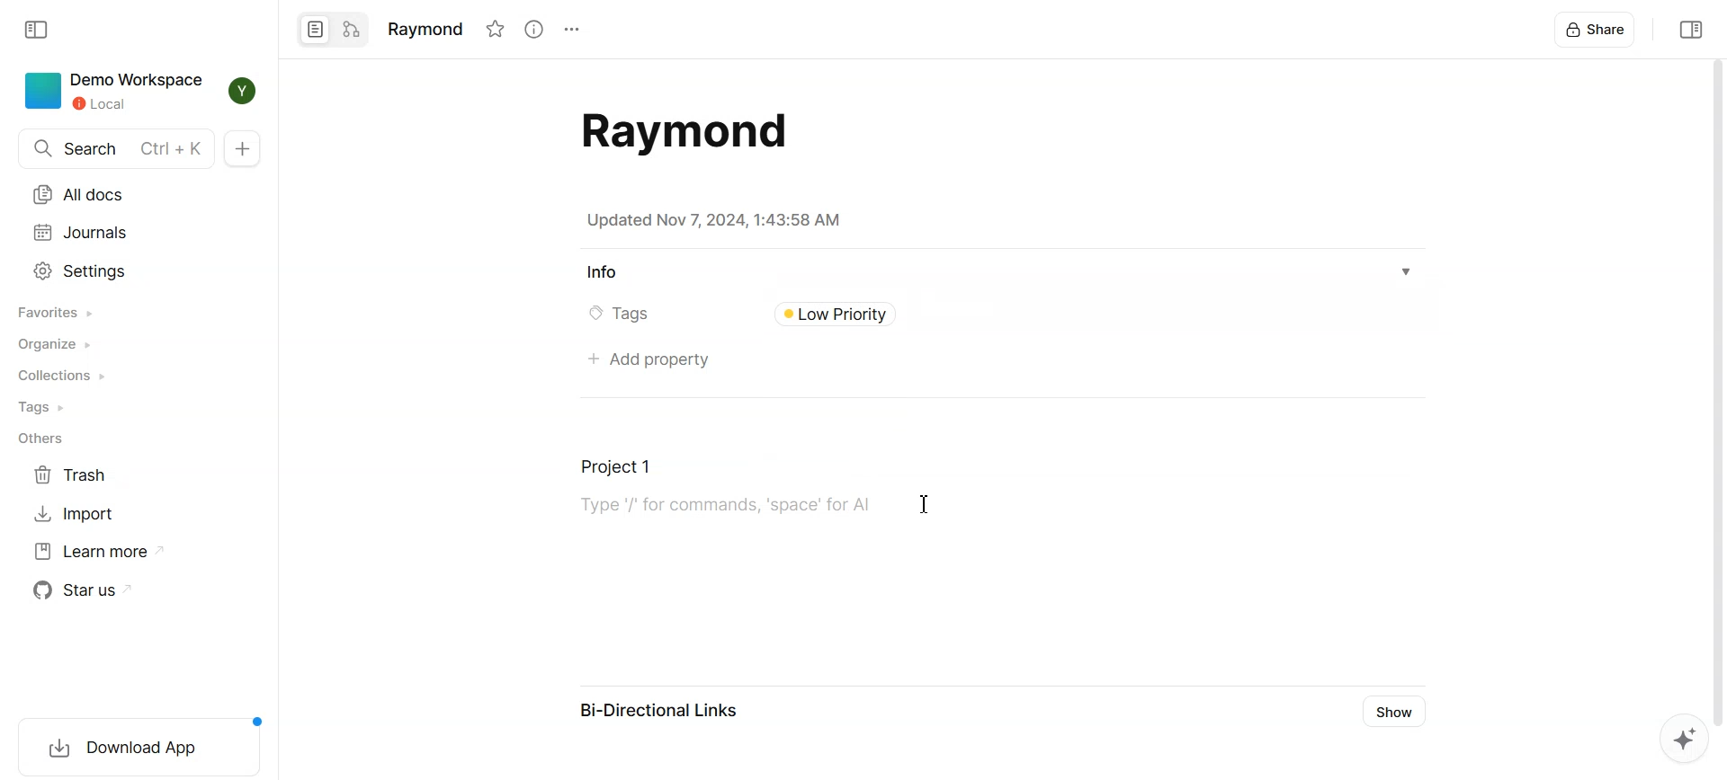 The image size is (1727, 780). Describe the element at coordinates (245, 91) in the screenshot. I see `Profile` at that location.